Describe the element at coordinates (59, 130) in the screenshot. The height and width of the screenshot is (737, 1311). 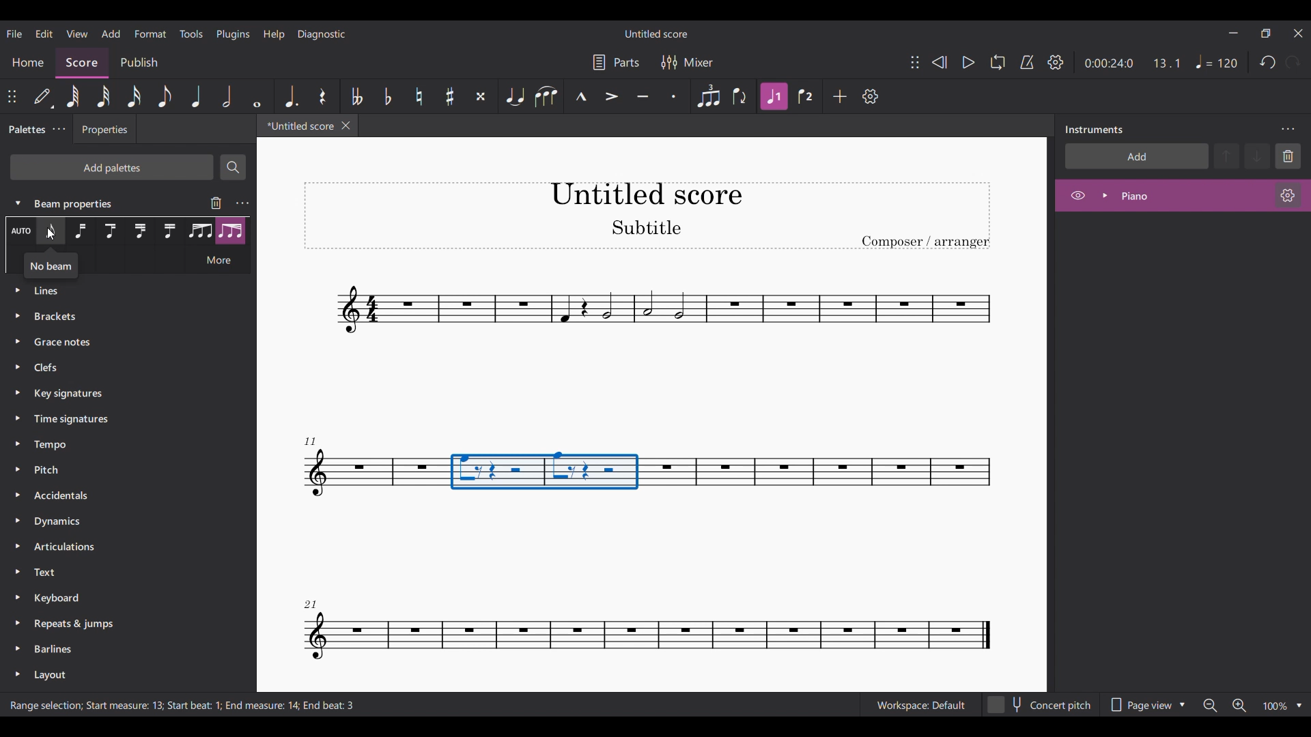
I see `More settings` at that location.